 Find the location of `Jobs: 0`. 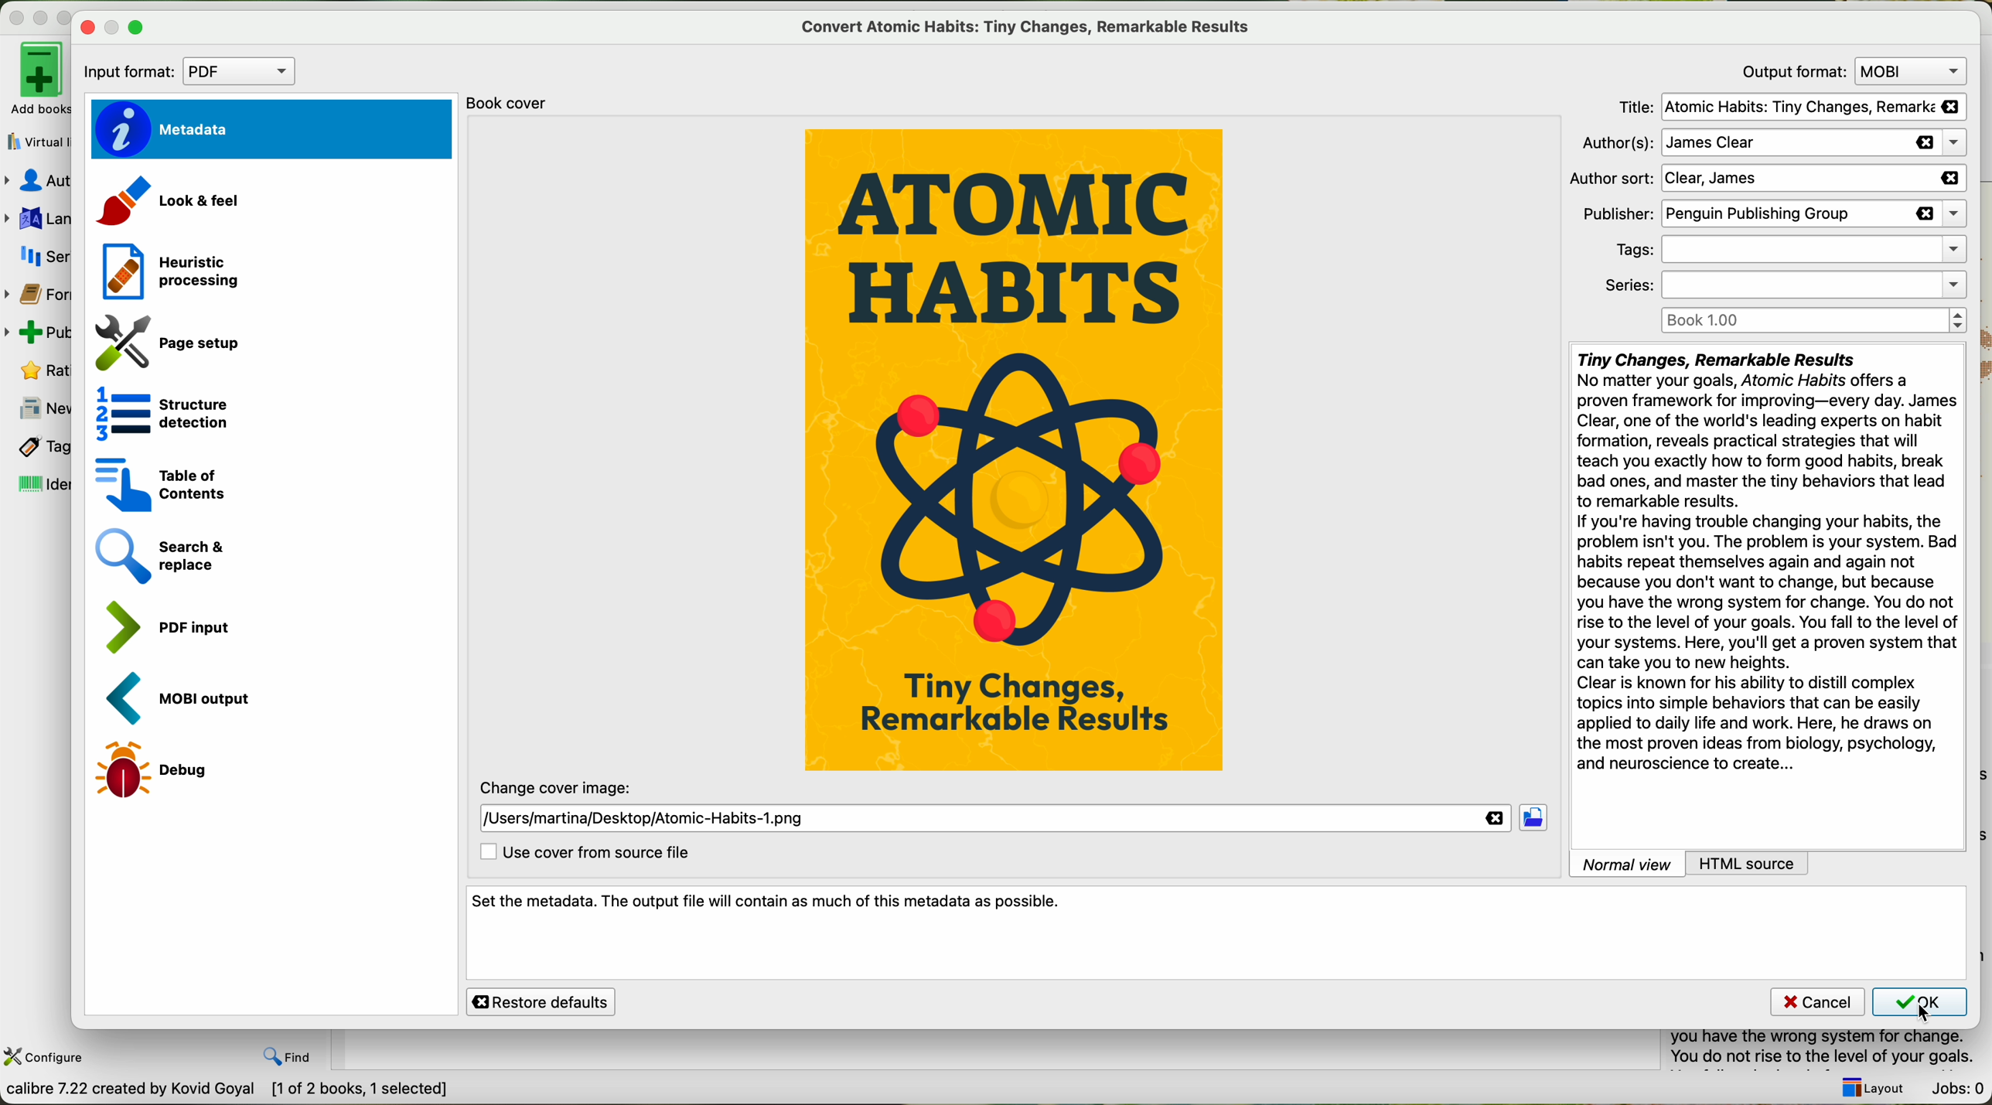

Jobs: 0 is located at coordinates (1957, 1090).